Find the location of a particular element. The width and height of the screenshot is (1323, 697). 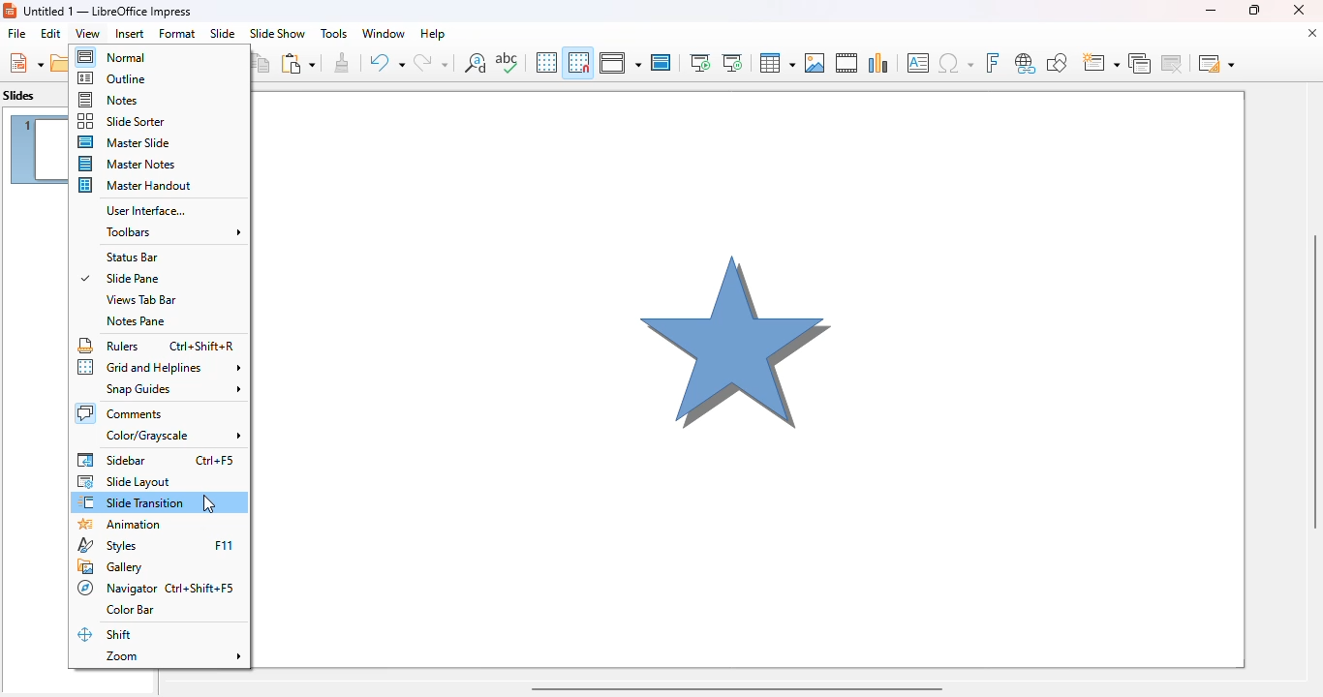

rulers is located at coordinates (156, 346).